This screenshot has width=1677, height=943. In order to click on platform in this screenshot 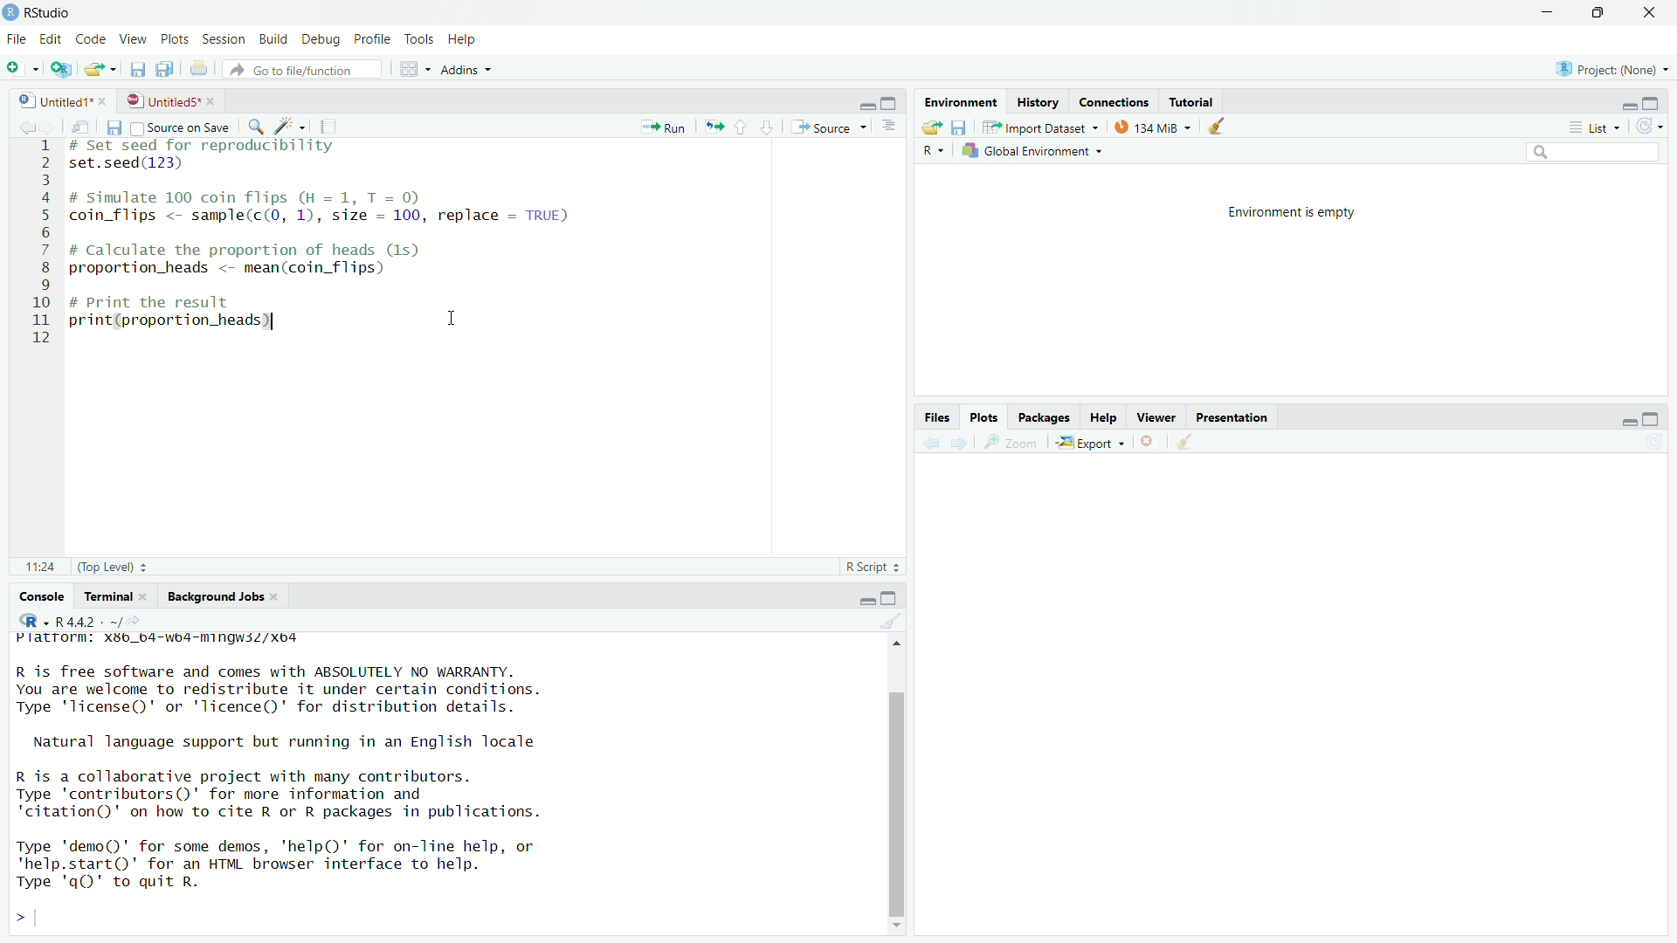, I will do `click(189, 641)`.